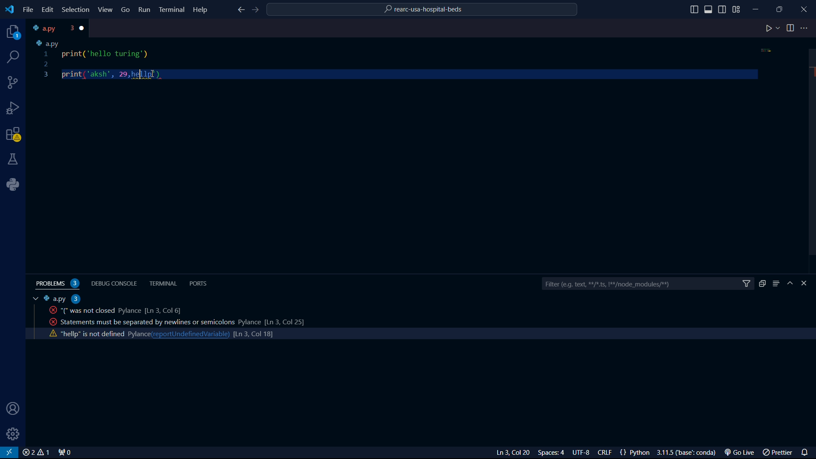 Image resolution: width=816 pixels, height=459 pixels. Describe the element at coordinates (14, 57) in the screenshot. I see `search` at that location.